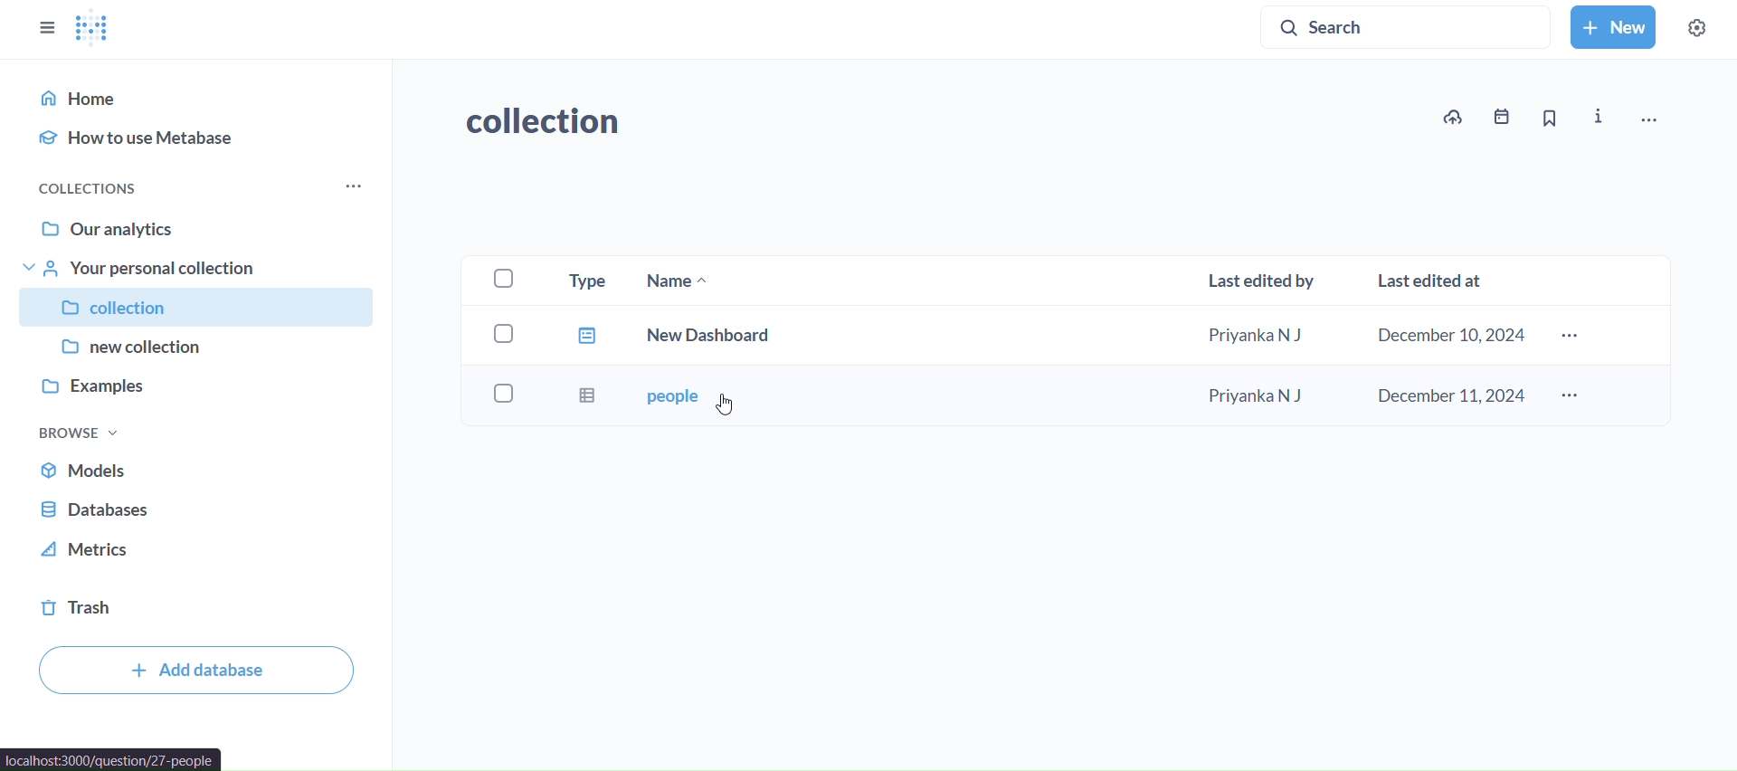  Describe the element at coordinates (1261, 395) in the screenshot. I see `Priyanka N J` at that location.